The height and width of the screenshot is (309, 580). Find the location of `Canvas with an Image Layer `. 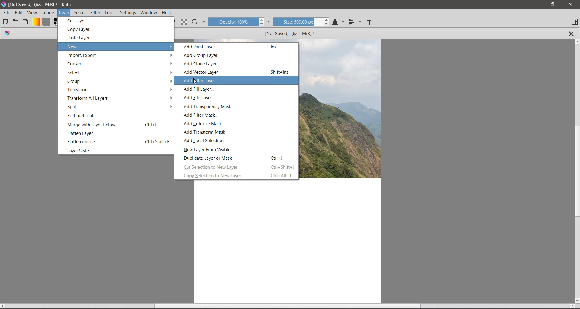

Canvas with an Image Layer  is located at coordinates (288, 242).